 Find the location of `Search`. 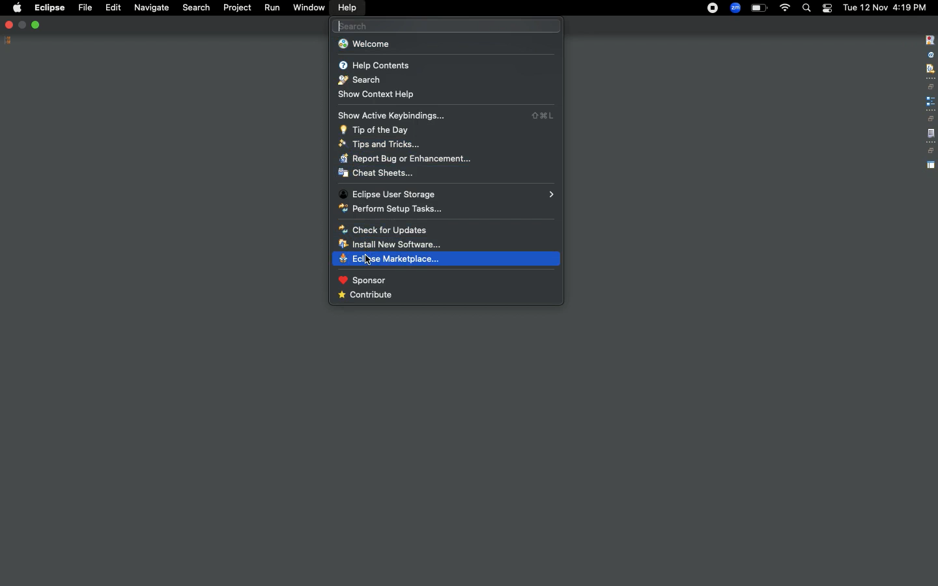

Search is located at coordinates (806, 8).